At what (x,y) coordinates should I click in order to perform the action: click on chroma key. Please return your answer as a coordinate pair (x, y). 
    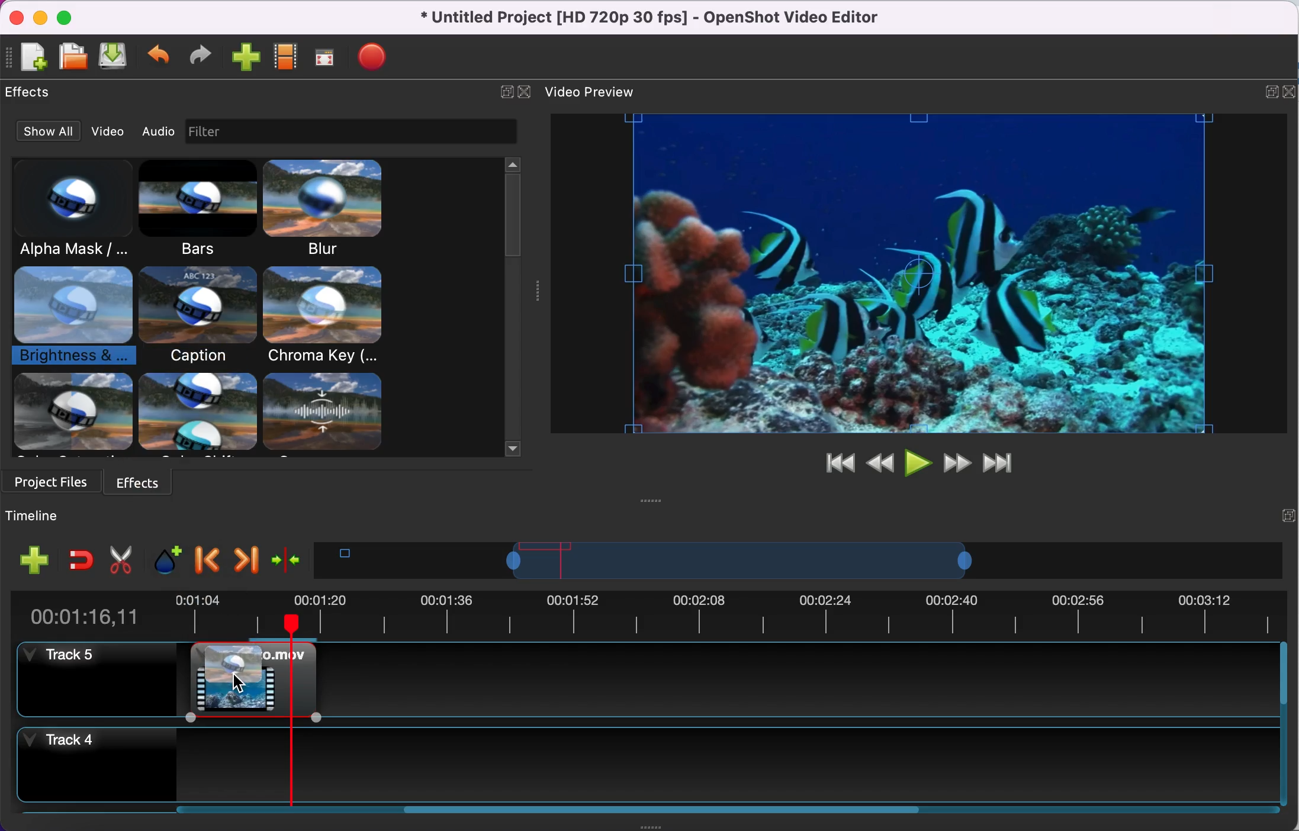
    Looking at the image, I should click on (326, 317).